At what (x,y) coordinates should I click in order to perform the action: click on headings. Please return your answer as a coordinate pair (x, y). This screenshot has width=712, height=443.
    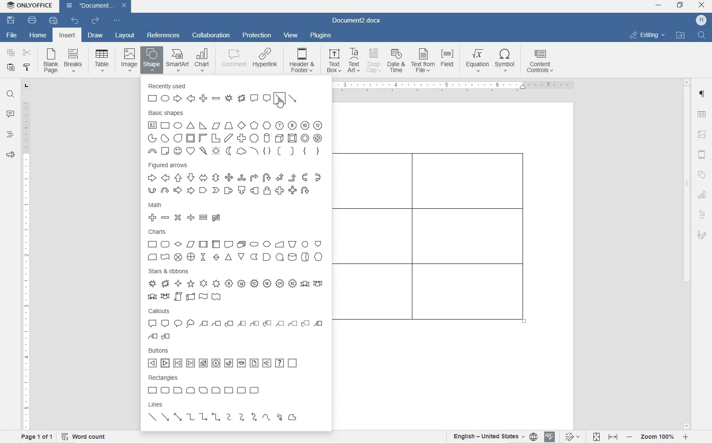
    Looking at the image, I should click on (10, 135).